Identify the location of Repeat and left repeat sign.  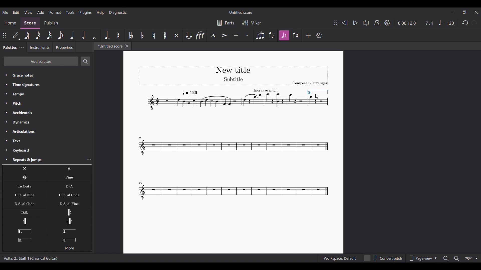
(69, 221).